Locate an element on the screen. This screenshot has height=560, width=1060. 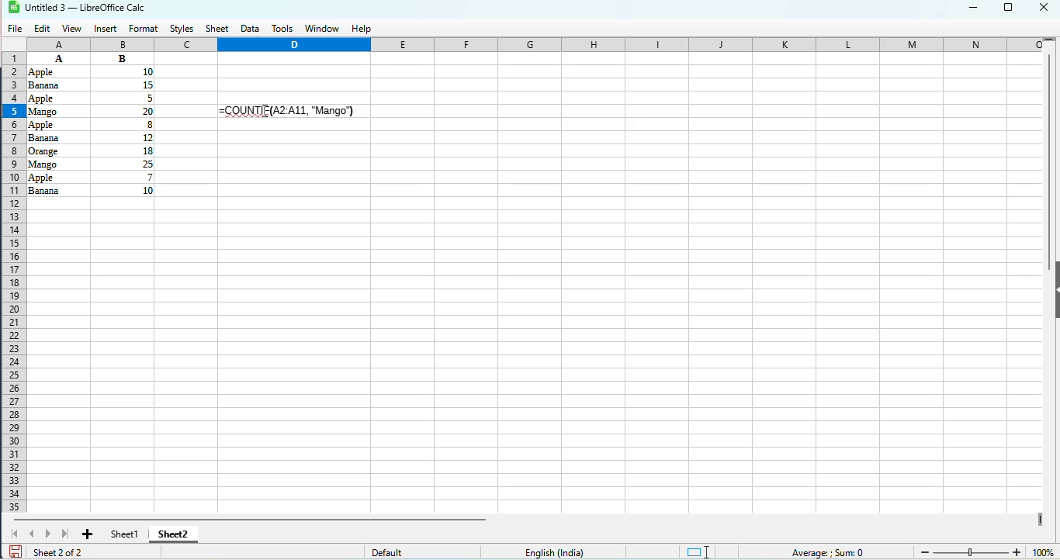
insert is located at coordinates (105, 29).